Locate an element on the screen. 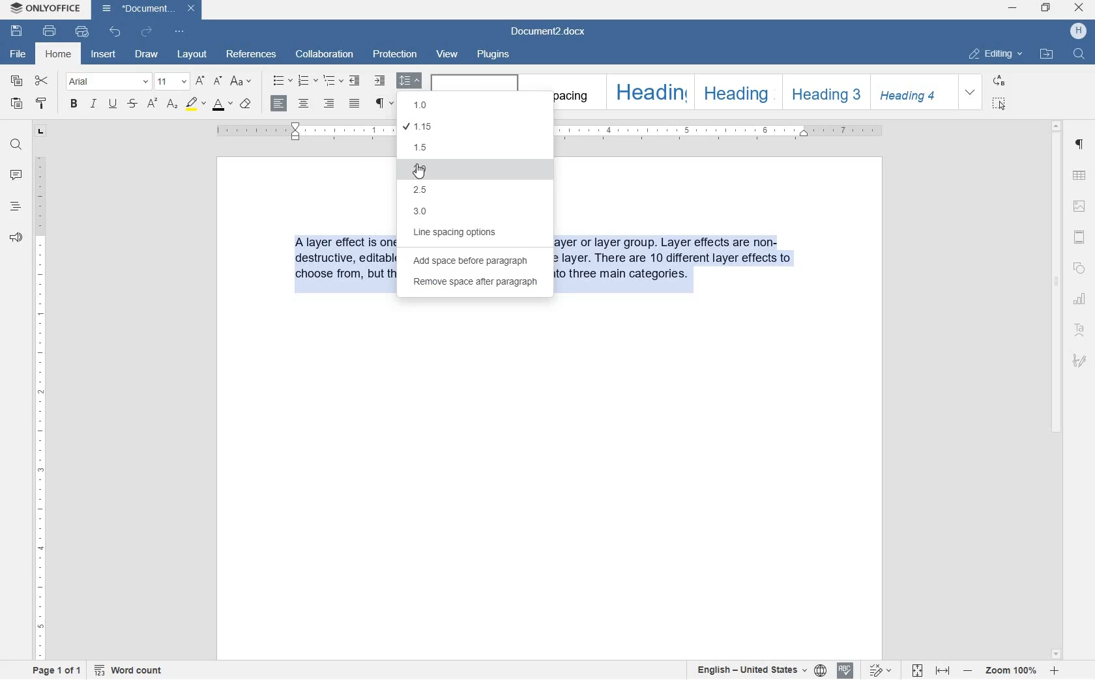 The image size is (1095, 680). 1.5 is located at coordinates (423, 148).